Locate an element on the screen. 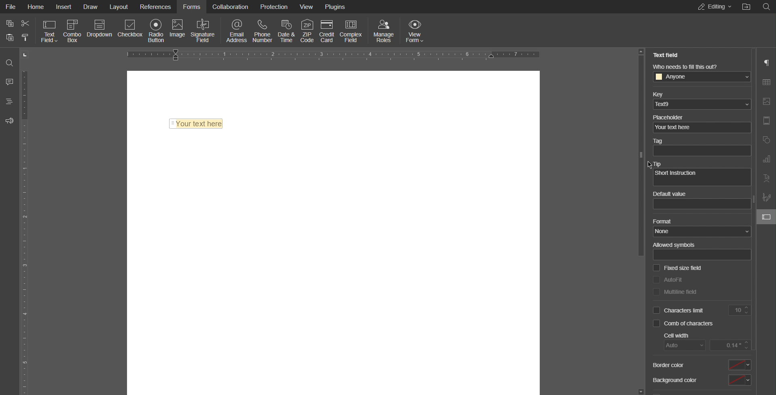 The width and height of the screenshot is (776, 395). AutoFit is located at coordinates (673, 280).